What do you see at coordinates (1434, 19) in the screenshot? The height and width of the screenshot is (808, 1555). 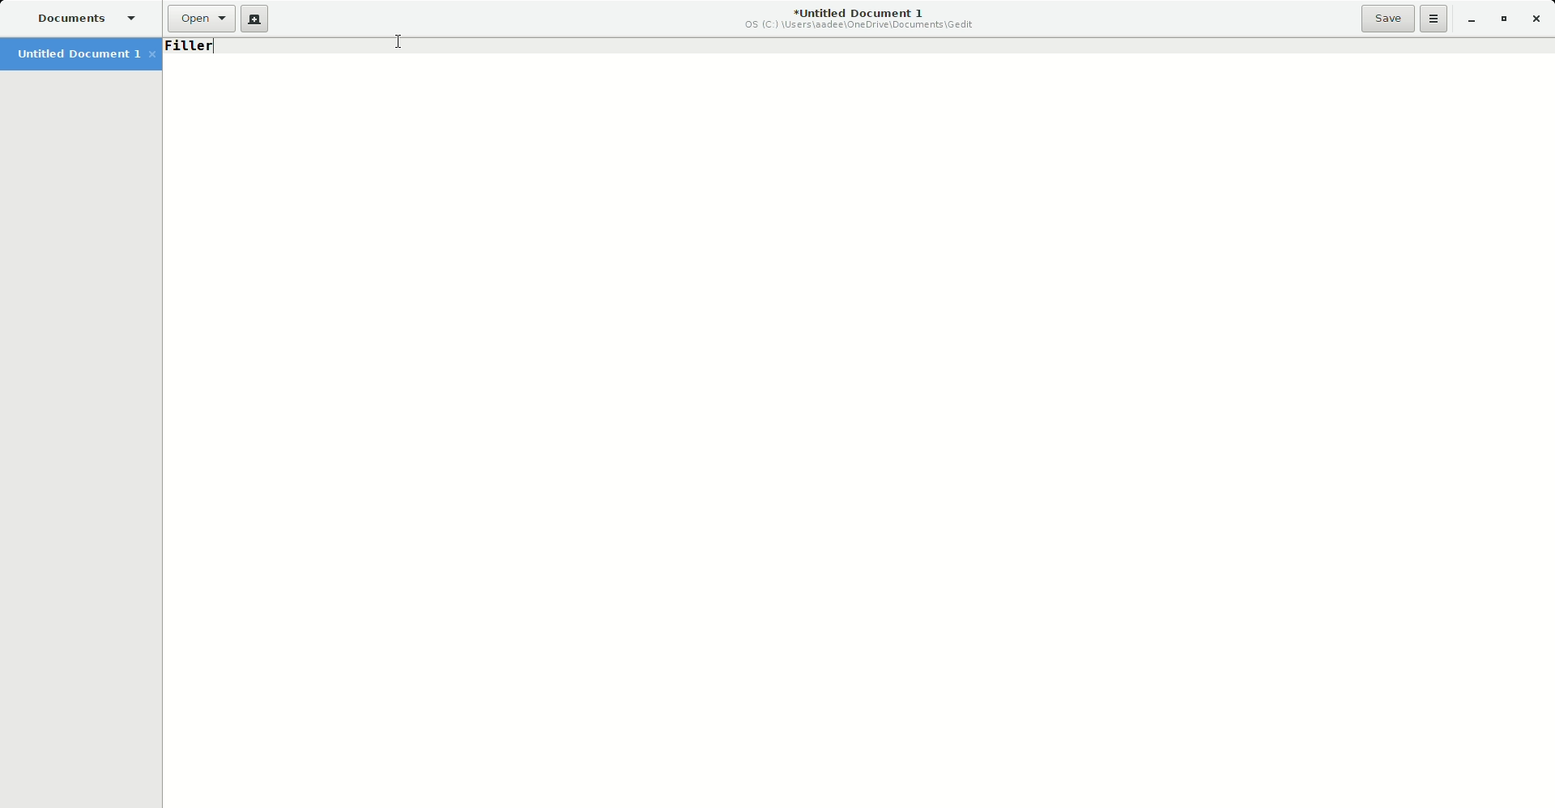 I see `Options` at bounding box center [1434, 19].